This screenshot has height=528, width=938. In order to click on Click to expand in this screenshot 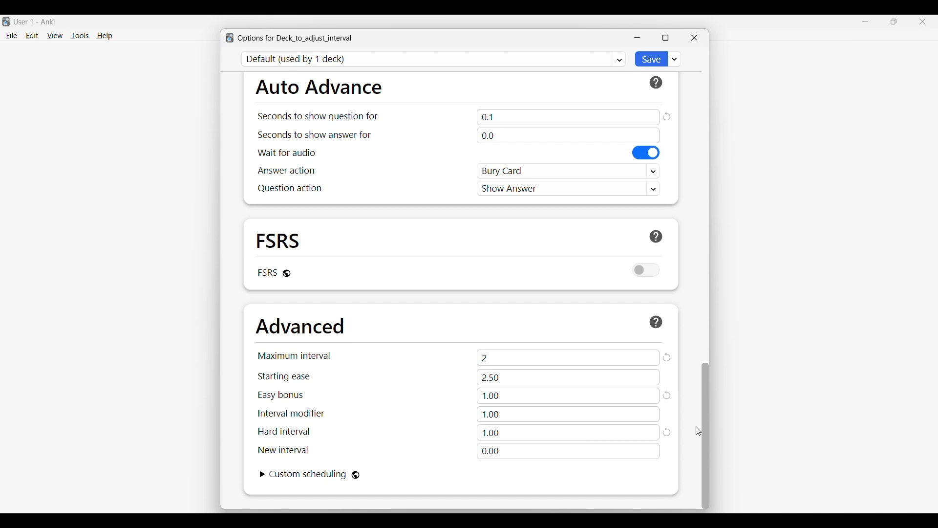, I will do `click(263, 474)`.